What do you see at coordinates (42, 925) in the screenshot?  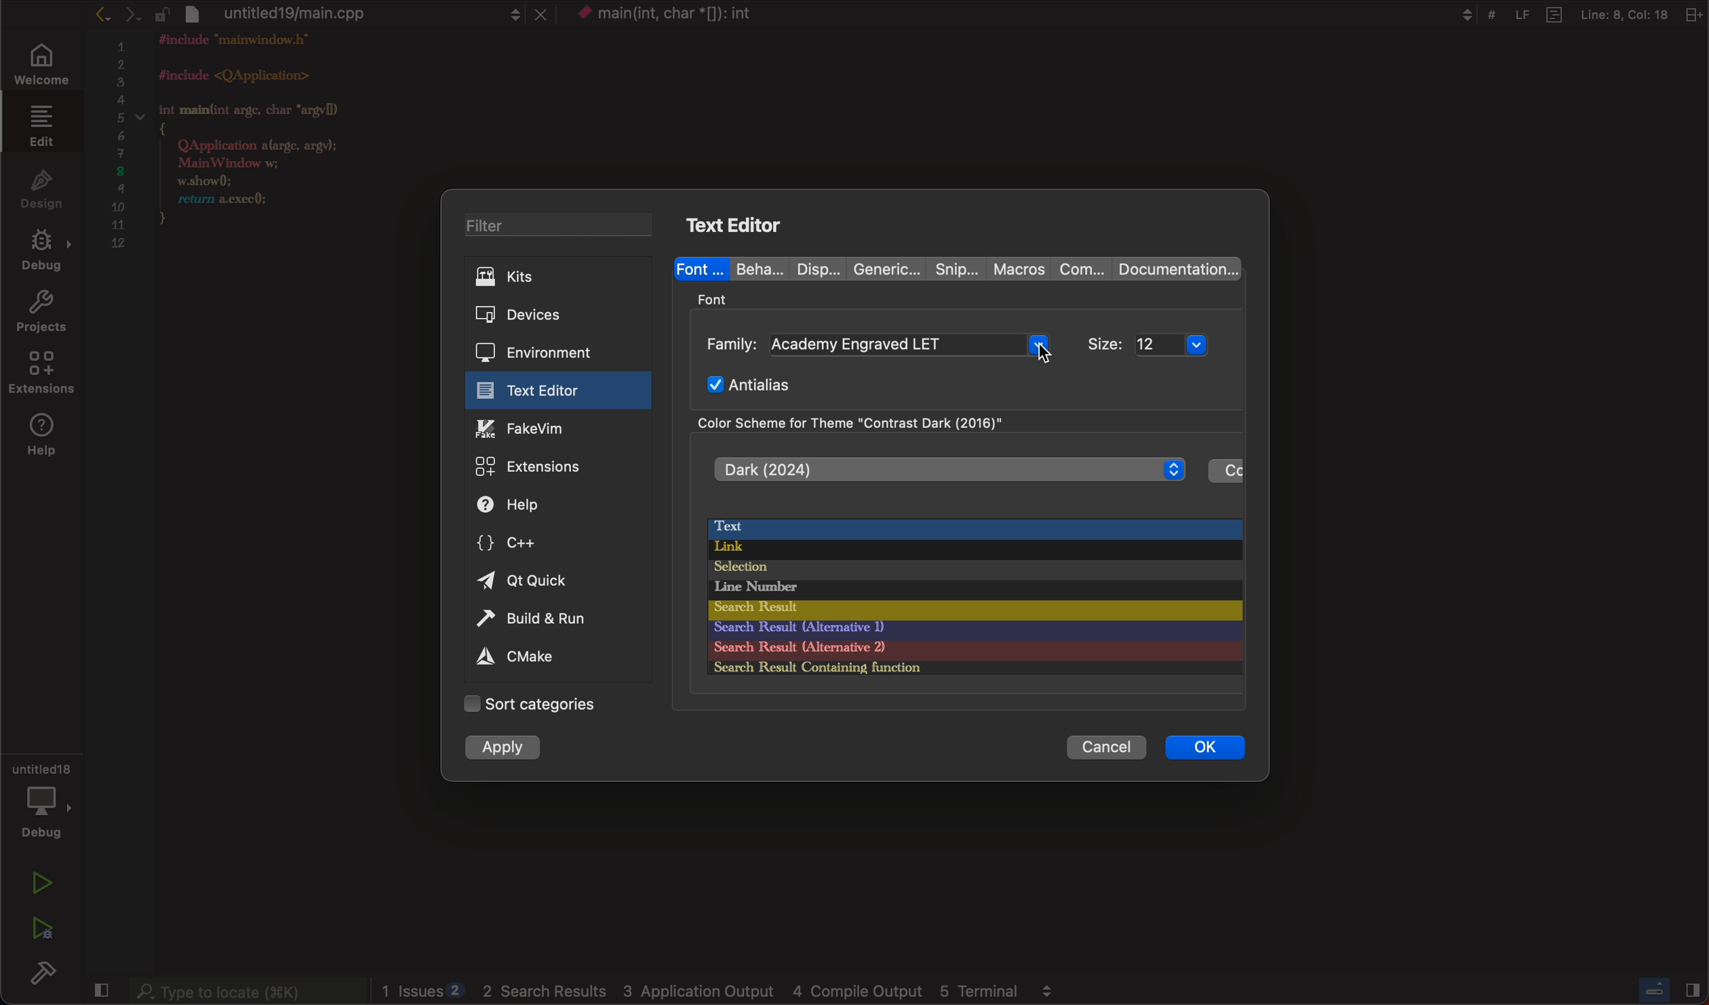 I see `run debug` at bounding box center [42, 925].